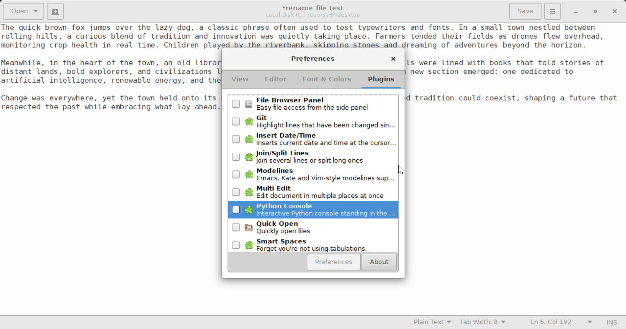 Image resolution: width=626 pixels, height=329 pixels. I want to click on Selected Language, so click(433, 323).